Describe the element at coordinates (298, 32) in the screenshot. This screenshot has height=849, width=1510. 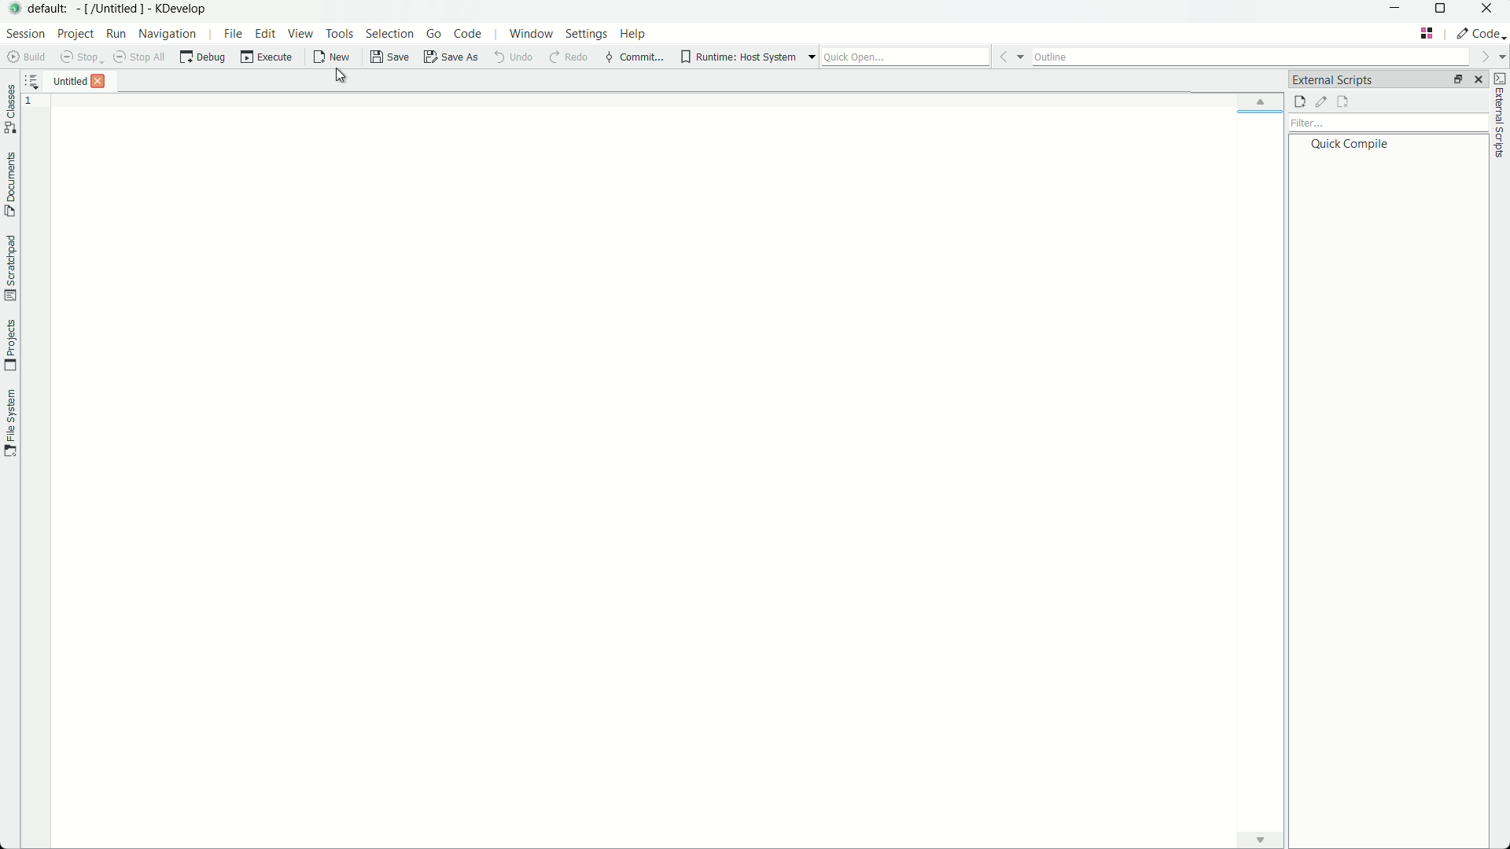
I see `view menu` at that location.